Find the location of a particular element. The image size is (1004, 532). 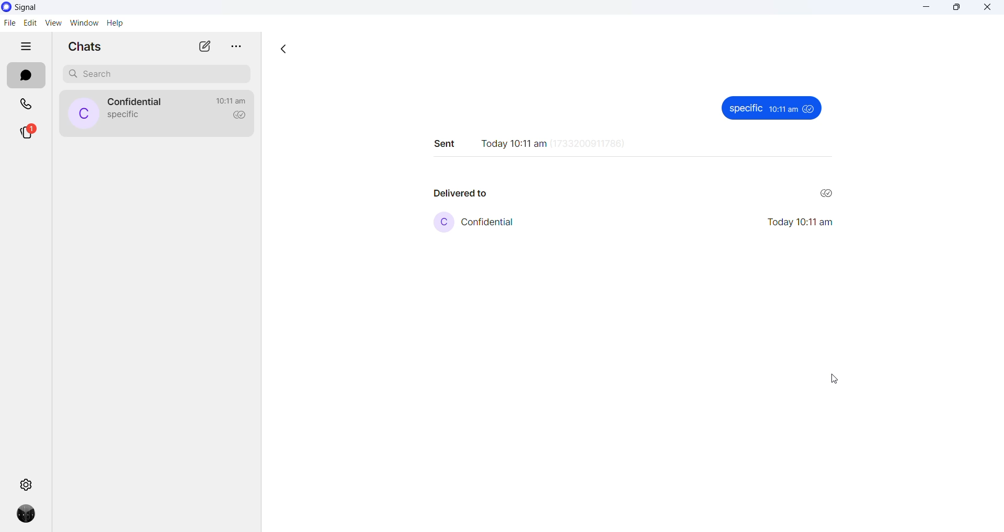

profile picture is located at coordinates (82, 113).